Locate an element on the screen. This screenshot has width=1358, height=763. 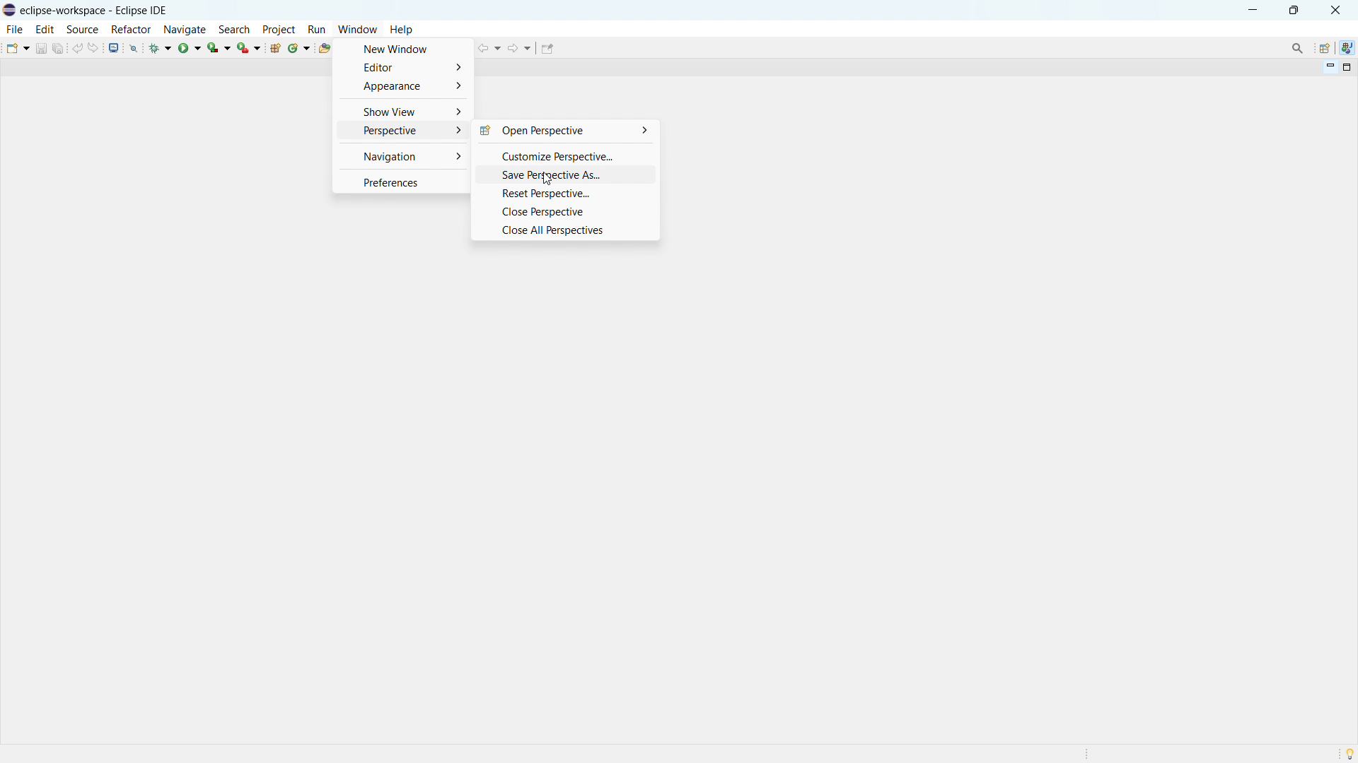
open console is located at coordinates (114, 47).